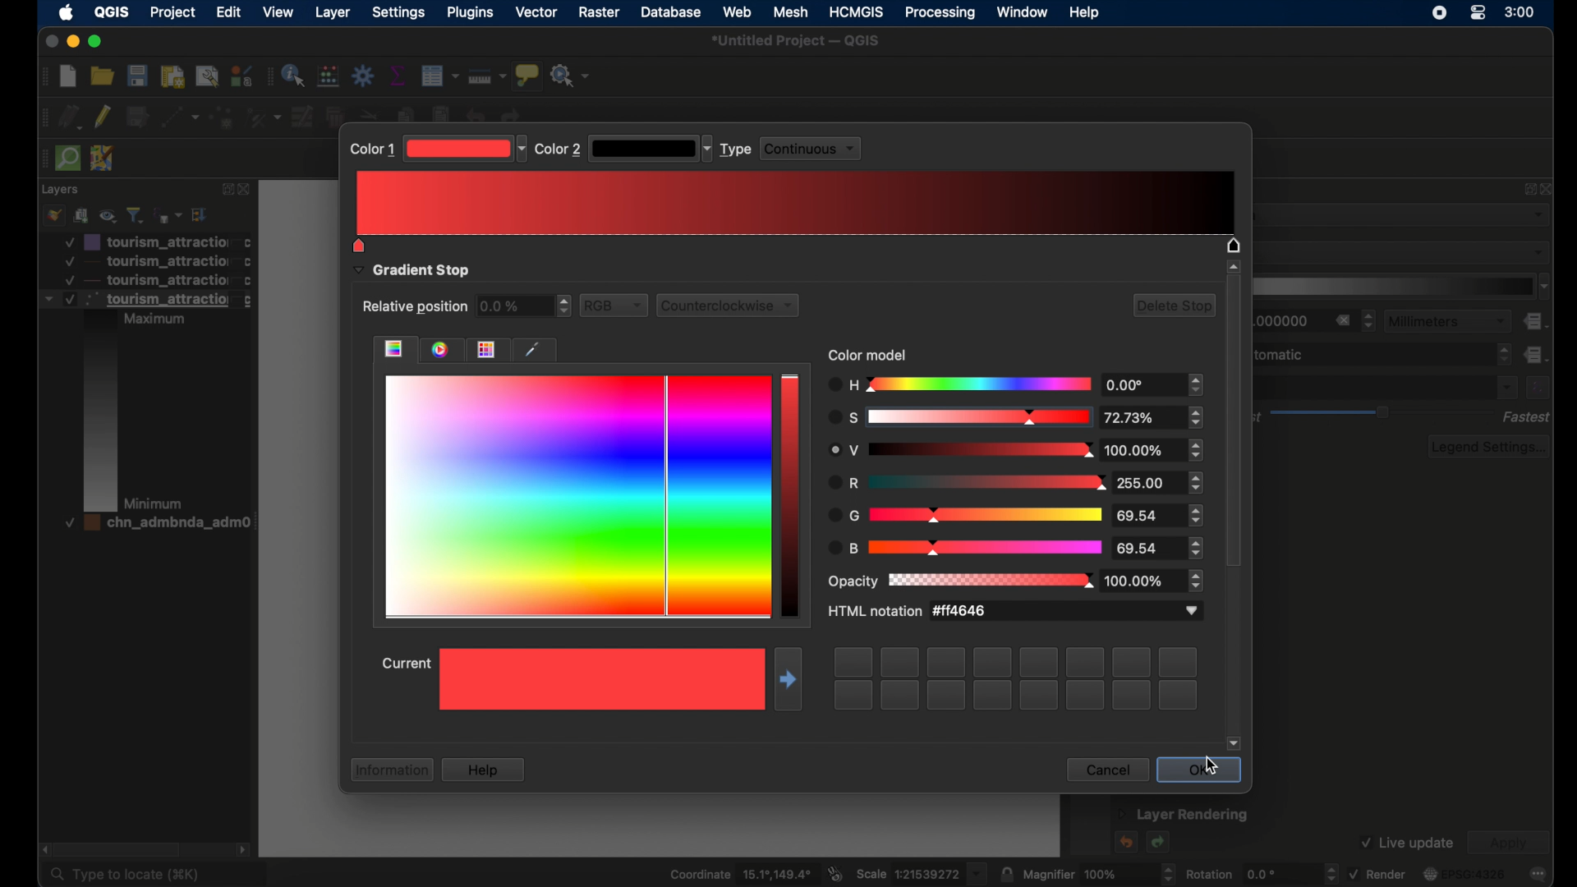  What do you see at coordinates (1464, 874) in the screenshot?
I see `current crs` at bounding box center [1464, 874].